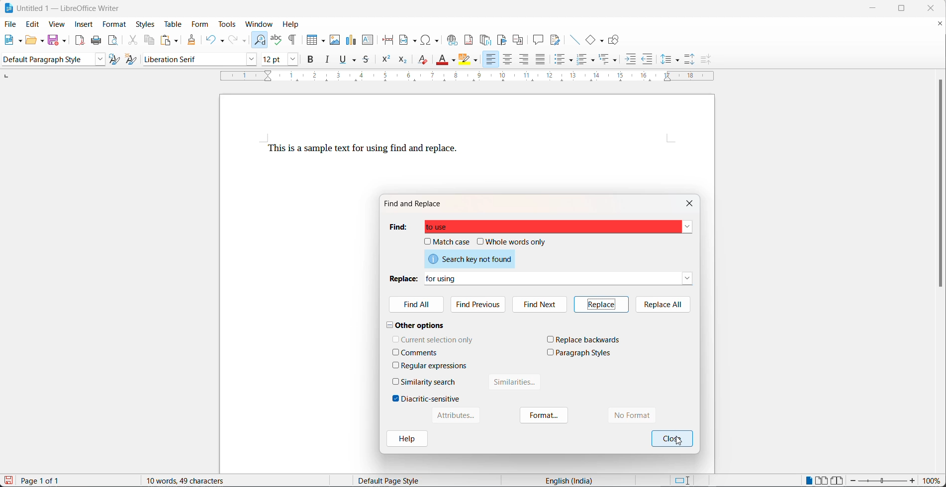 This screenshot has width=946, height=487. Describe the element at coordinates (65, 40) in the screenshot. I see `save options` at that location.